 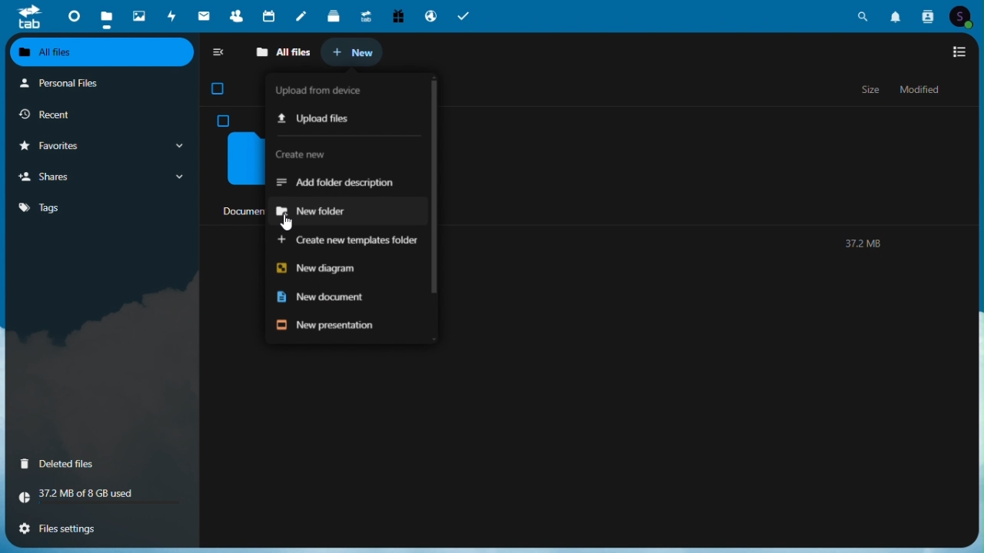 What do you see at coordinates (329, 91) in the screenshot?
I see `Load from device` at bounding box center [329, 91].